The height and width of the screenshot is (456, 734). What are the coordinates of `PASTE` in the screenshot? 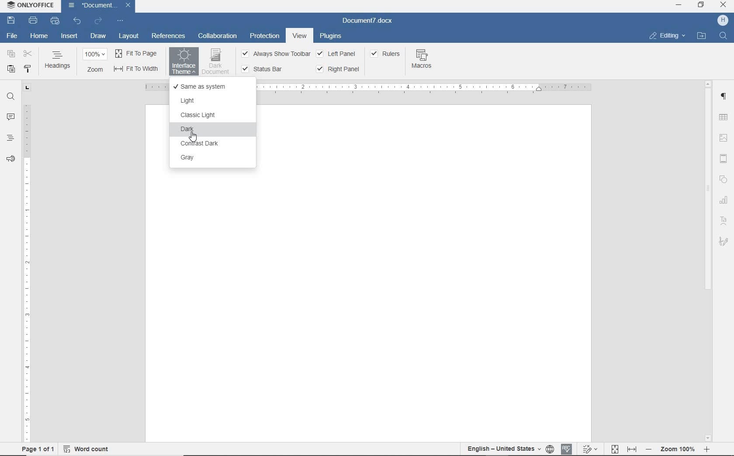 It's located at (10, 69).